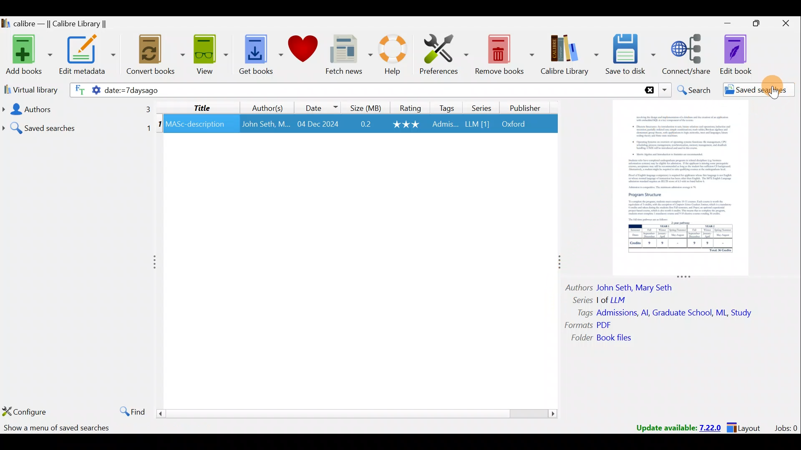 Image resolution: width=801 pixels, height=450 pixels. What do you see at coordinates (608, 338) in the screenshot?
I see `Folder book files` at bounding box center [608, 338].